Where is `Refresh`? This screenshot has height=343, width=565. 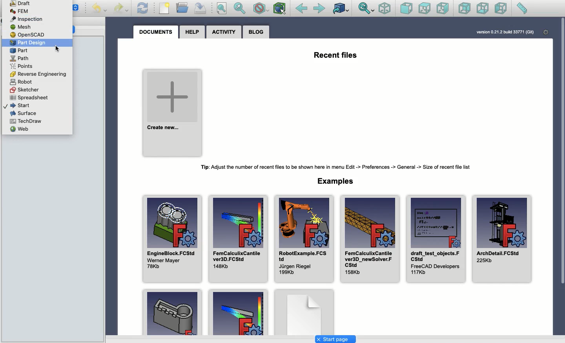 Refresh is located at coordinates (142, 7).